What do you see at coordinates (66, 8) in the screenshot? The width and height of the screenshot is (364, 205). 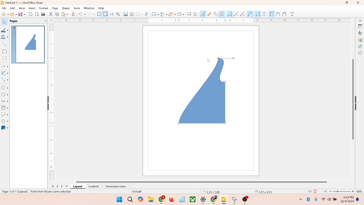 I see `shape` at bounding box center [66, 8].